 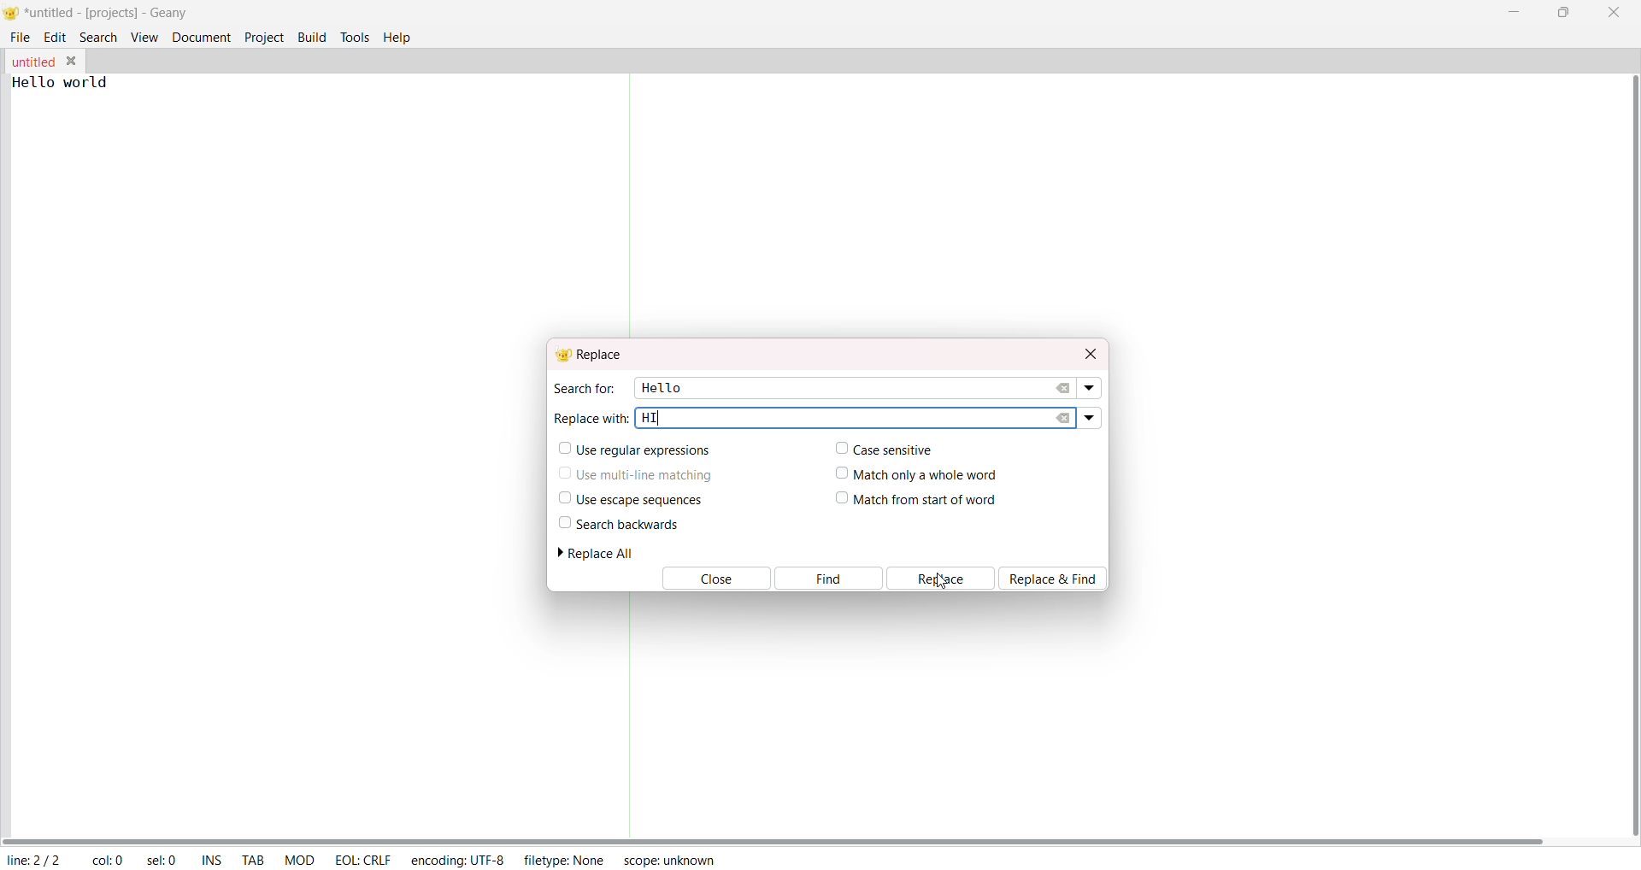 What do you see at coordinates (212, 861) in the screenshot?
I see `ins` at bounding box center [212, 861].